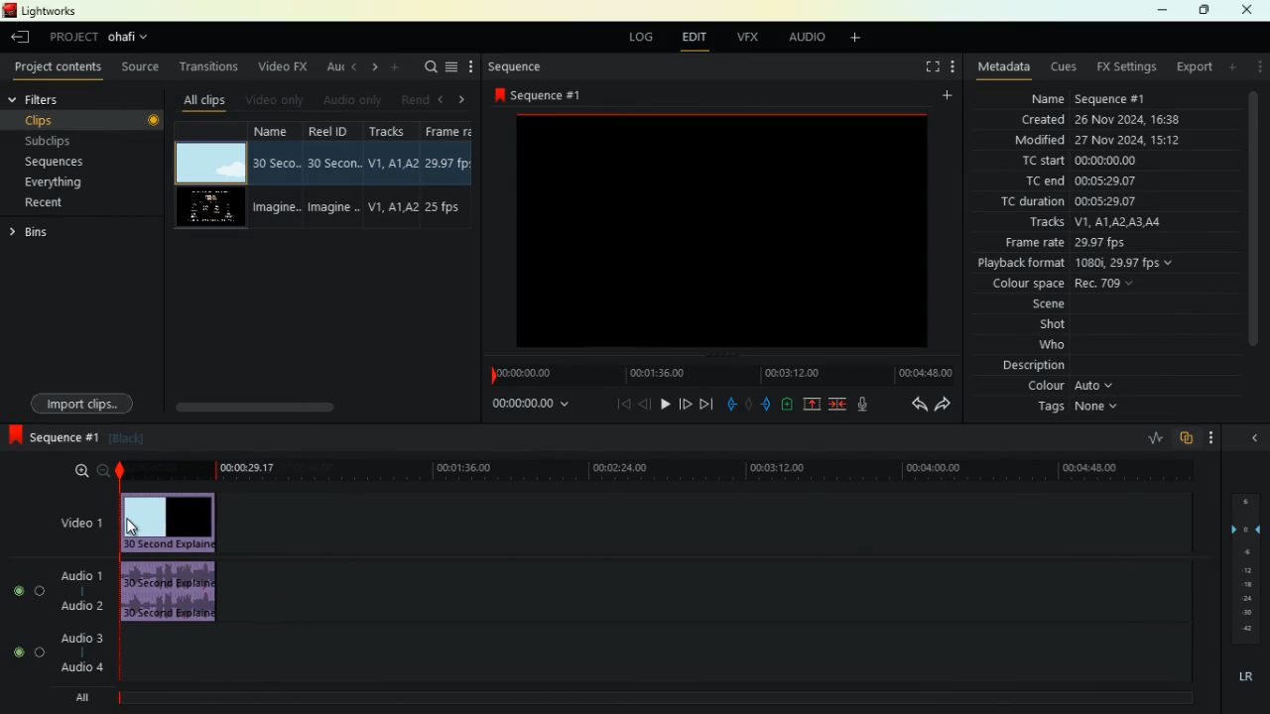 This screenshot has height=714, width=1270. Describe the element at coordinates (459, 97) in the screenshot. I see `right` at that location.